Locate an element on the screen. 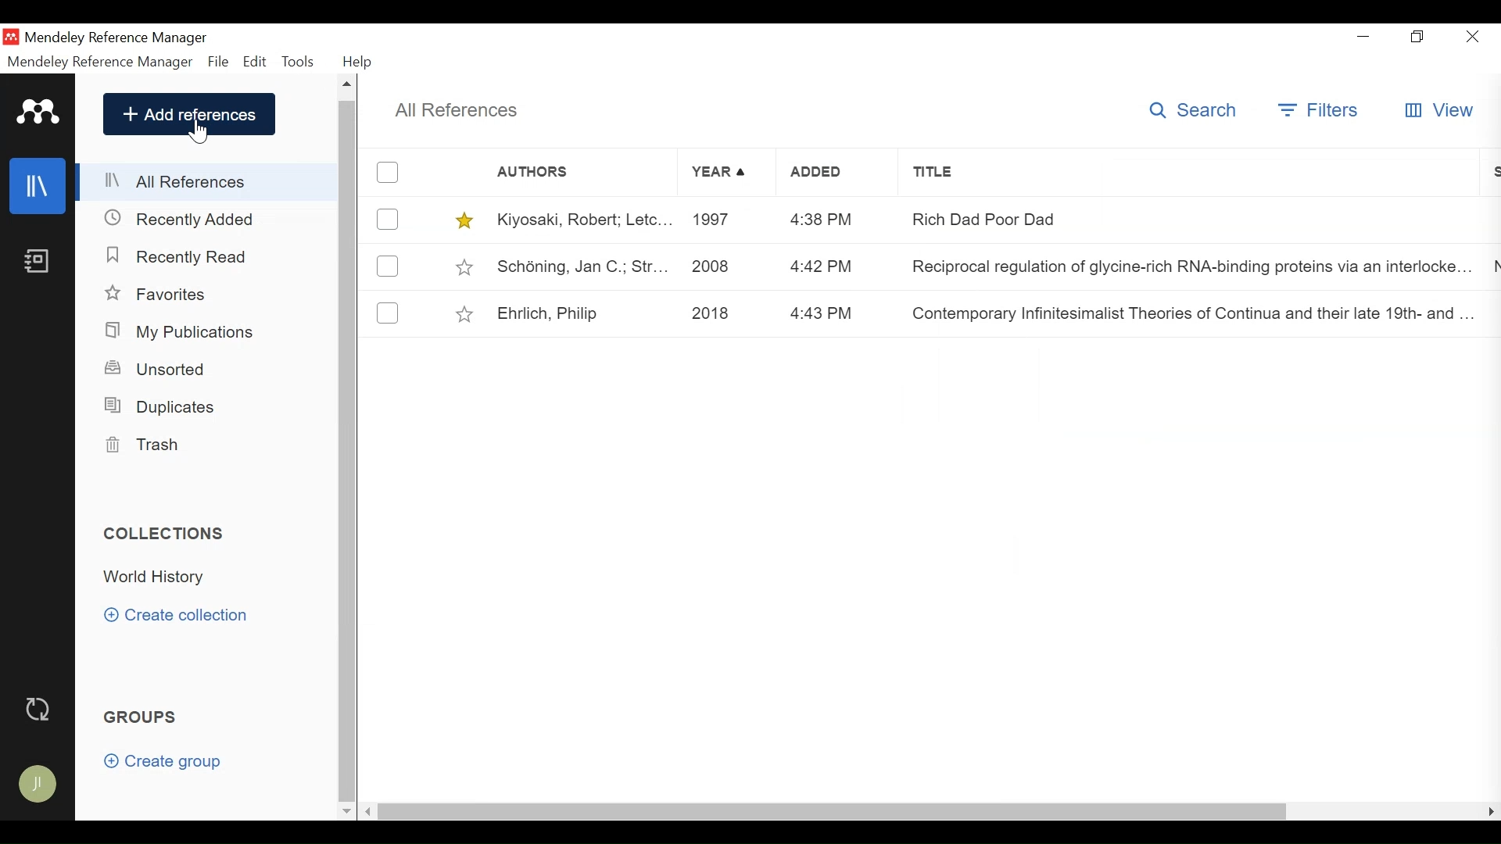 This screenshot has width=1501, height=844. Scroll down is located at coordinates (346, 810).